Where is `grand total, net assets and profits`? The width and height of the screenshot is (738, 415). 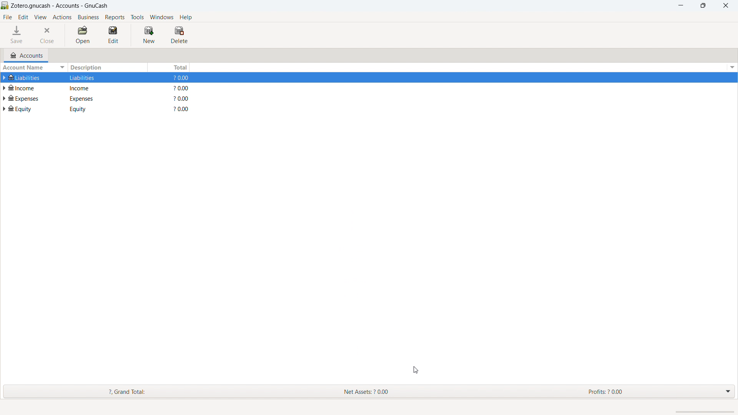 grand total, net assets and profits is located at coordinates (369, 392).